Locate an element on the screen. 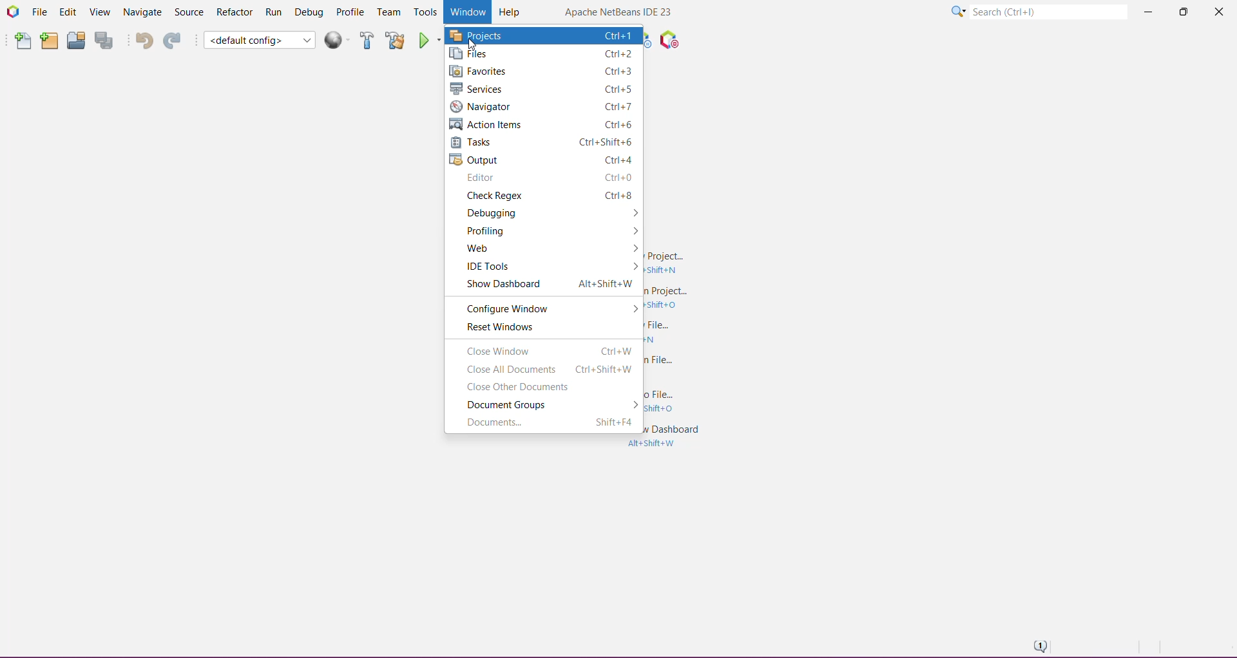 The width and height of the screenshot is (1237, 658). Show Dashboard is located at coordinates (544, 286).